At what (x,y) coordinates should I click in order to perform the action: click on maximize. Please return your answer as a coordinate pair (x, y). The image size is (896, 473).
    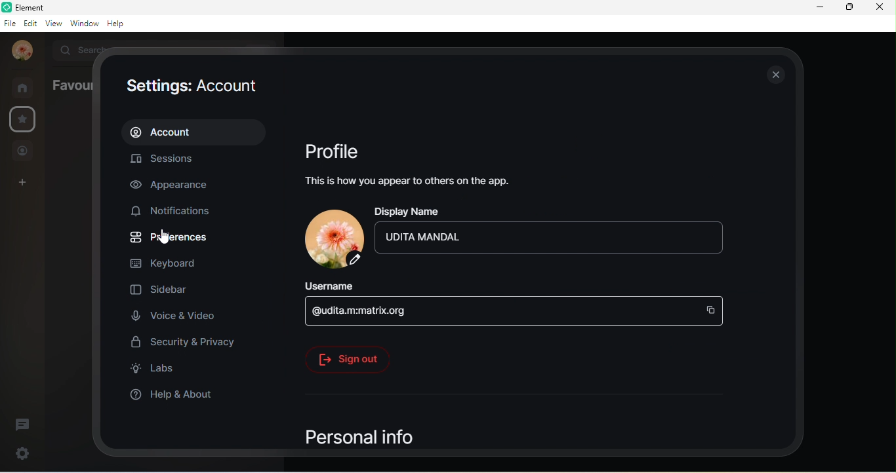
    Looking at the image, I should click on (849, 9).